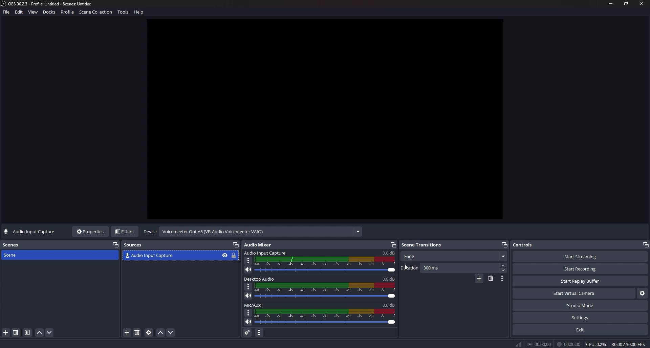  I want to click on audio mixer, so click(261, 244).